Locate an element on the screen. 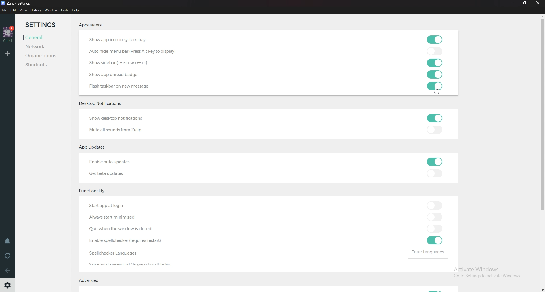 The height and width of the screenshot is (292, 545). Quit when the window is closed is located at coordinates (121, 229).